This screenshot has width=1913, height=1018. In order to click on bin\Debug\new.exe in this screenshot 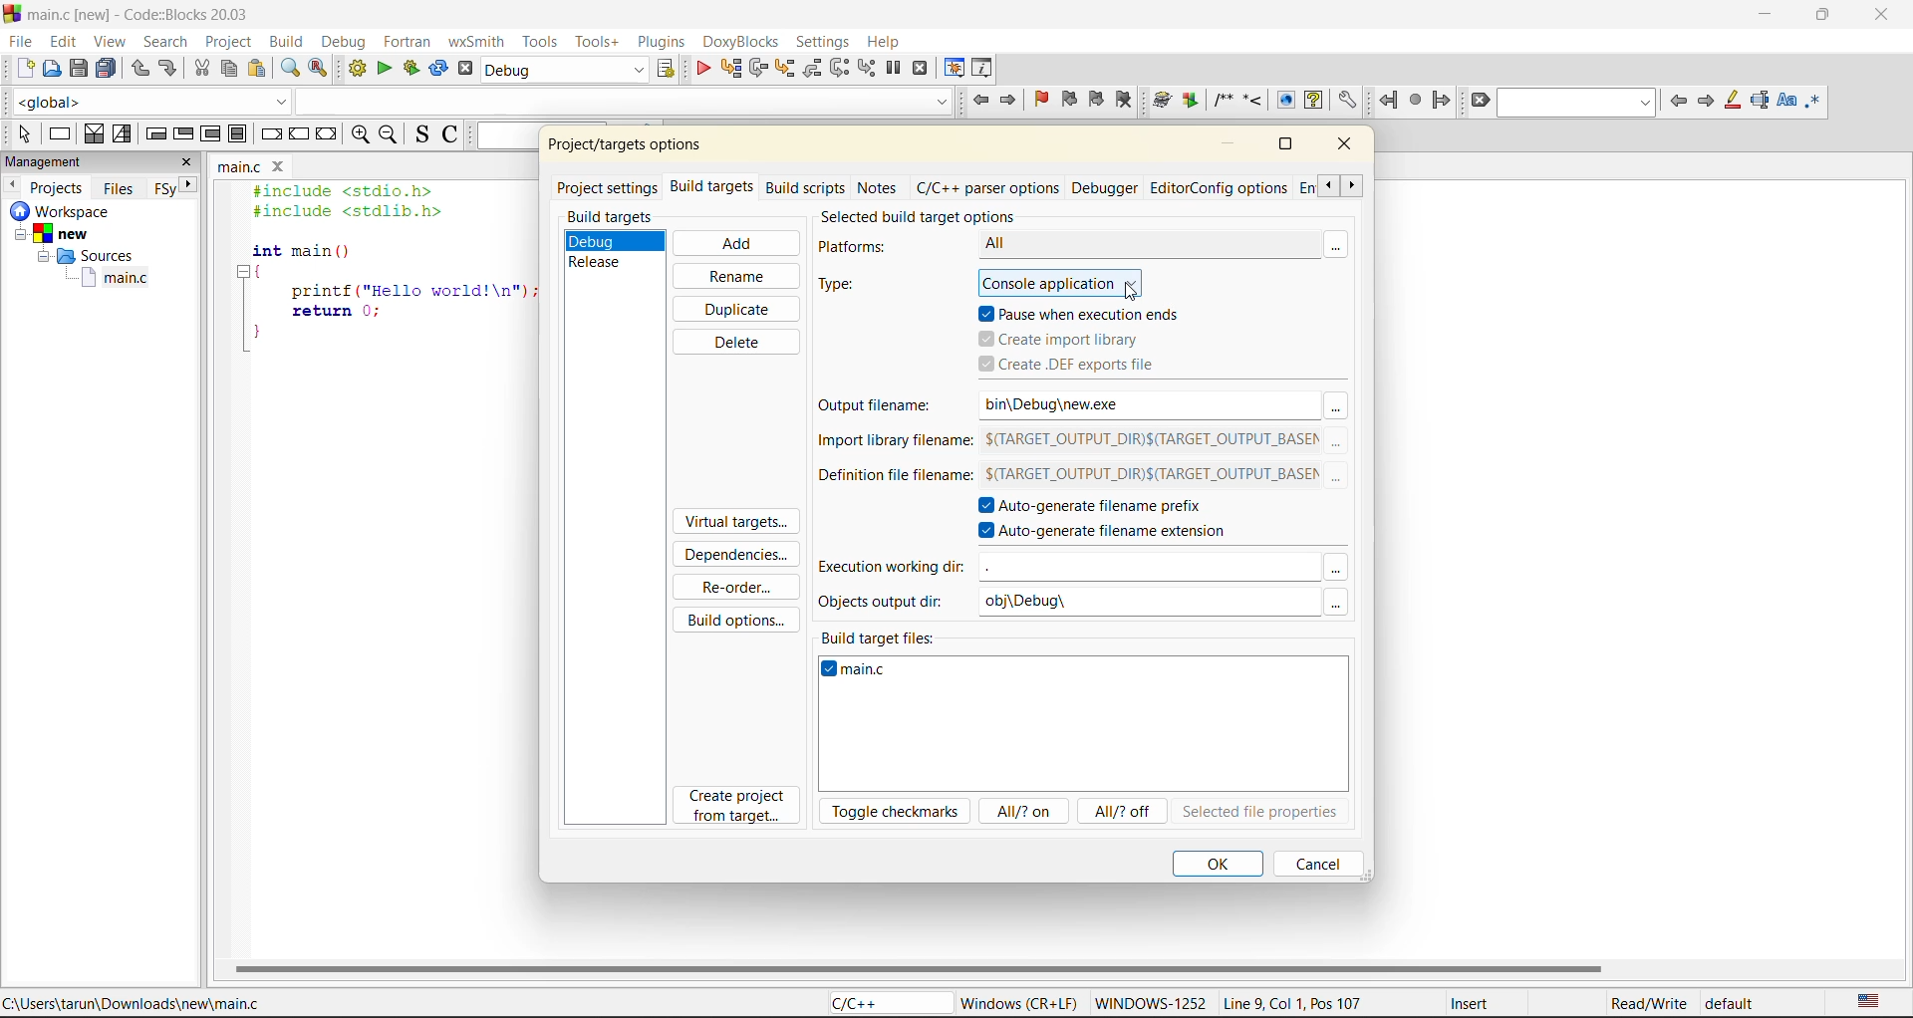, I will do `click(1142, 405)`.